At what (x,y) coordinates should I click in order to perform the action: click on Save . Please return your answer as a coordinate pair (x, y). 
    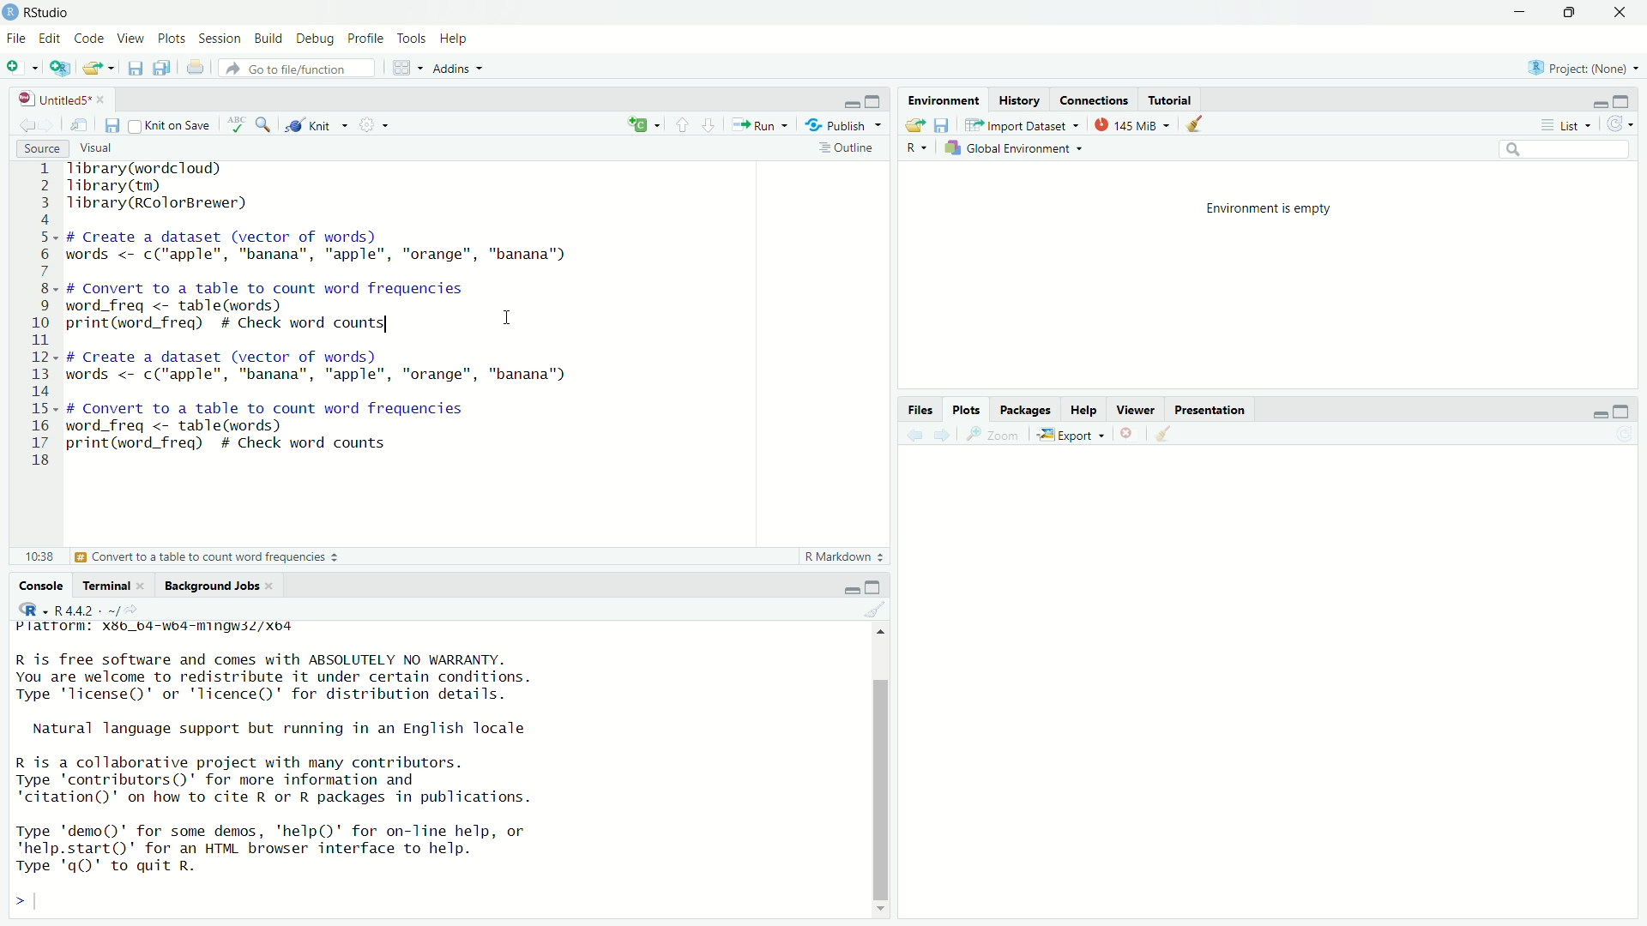
    Looking at the image, I should click on (943, 125).